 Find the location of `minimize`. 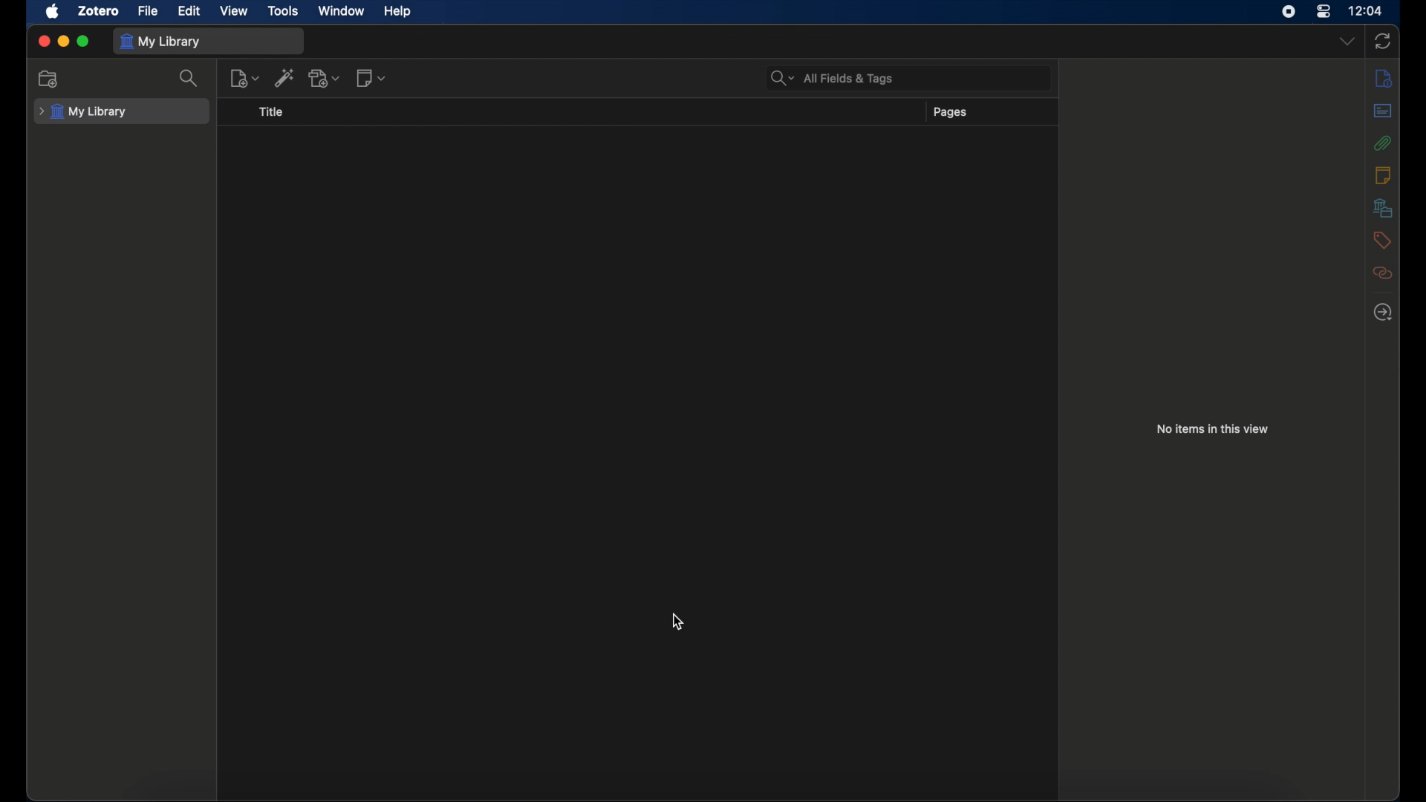

minimize is located at coordinates (63, 41).